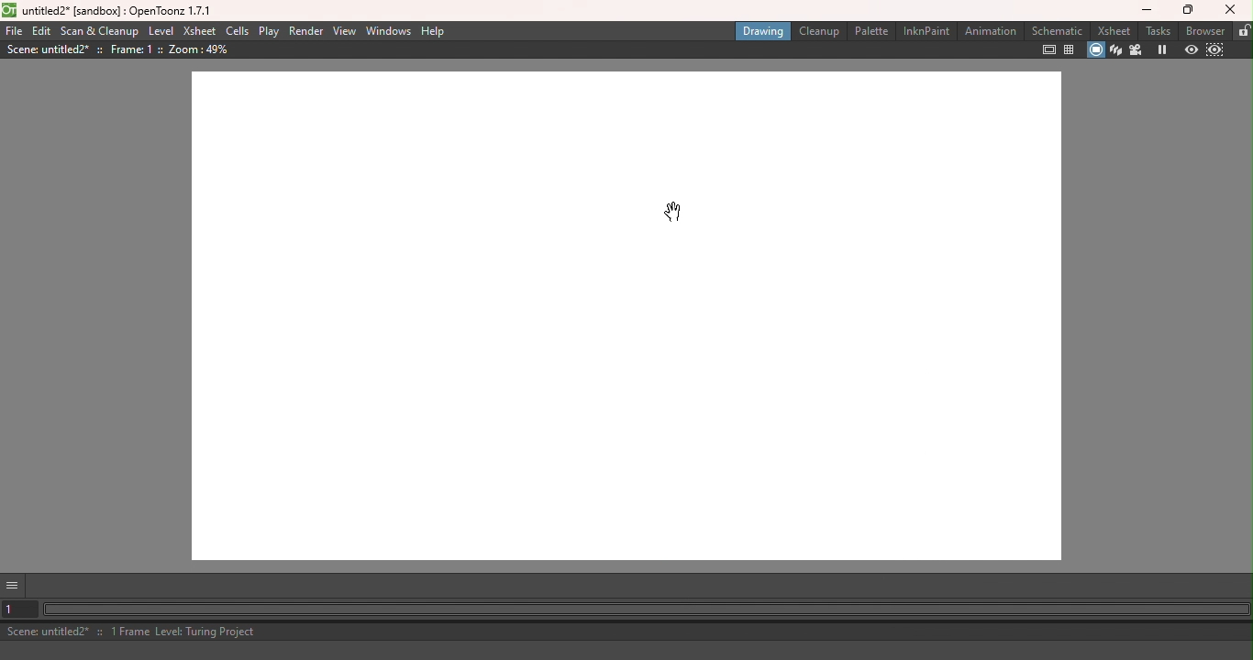  Describe the element at coordinates (1071, 51) in the screenshot. I see `Field guide` at that location.